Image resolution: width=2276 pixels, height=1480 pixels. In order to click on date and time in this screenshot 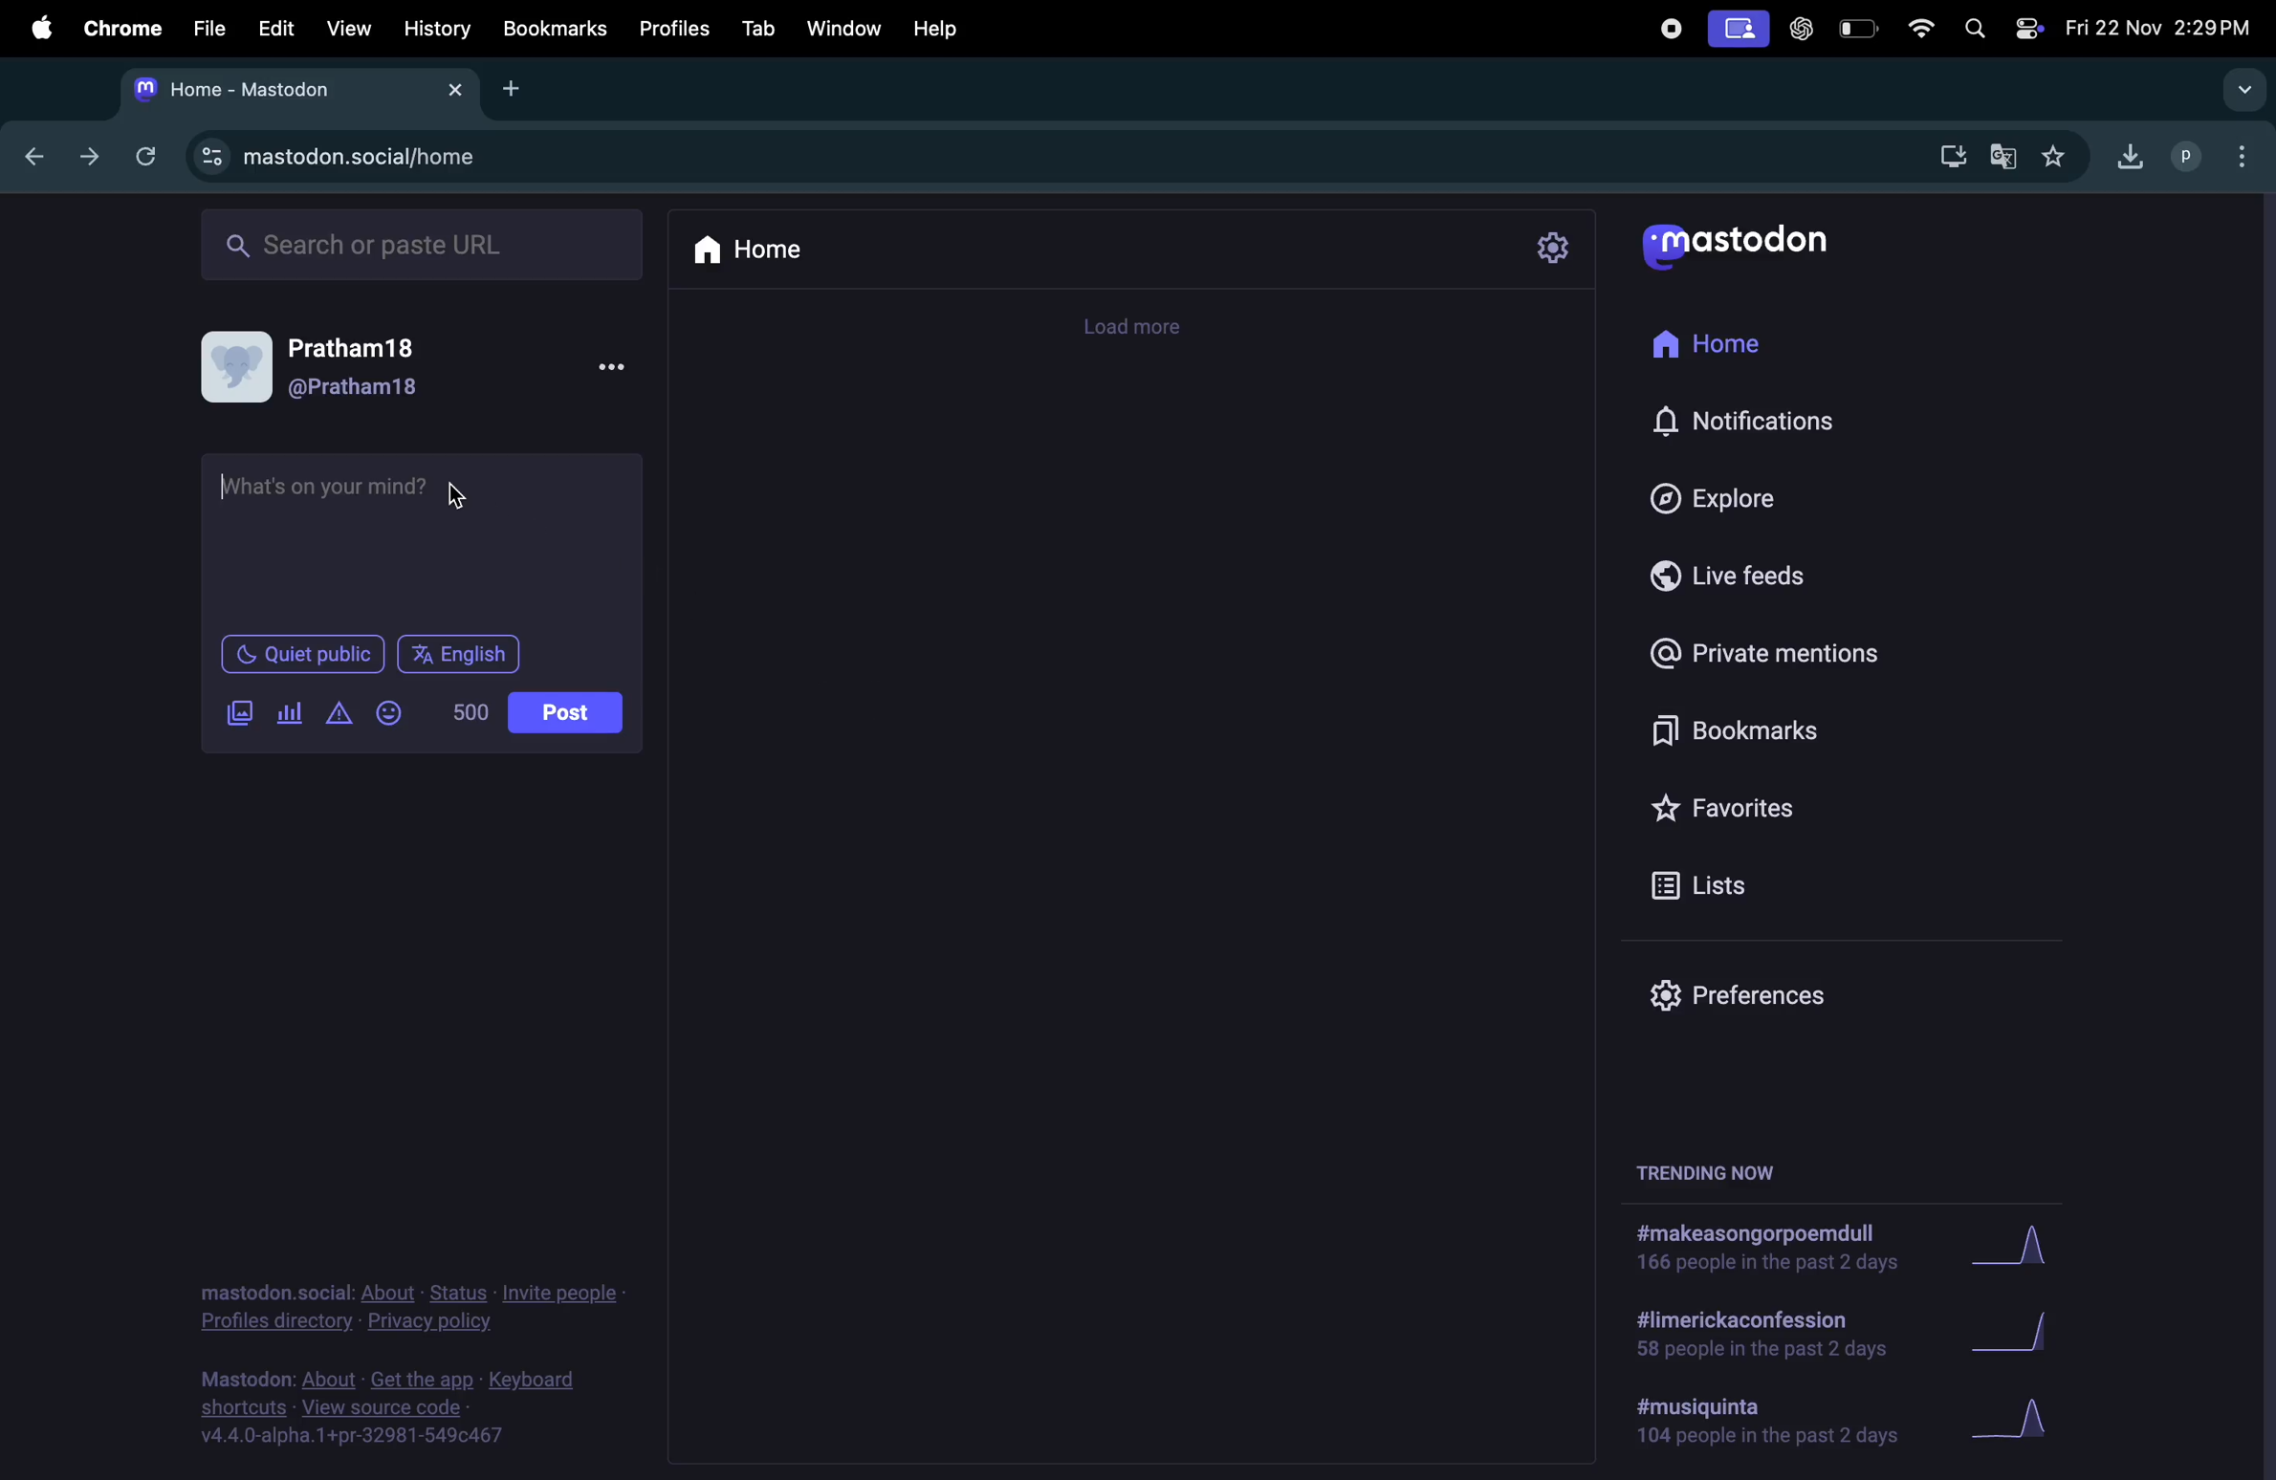, I will do `click(2164, 27)`.